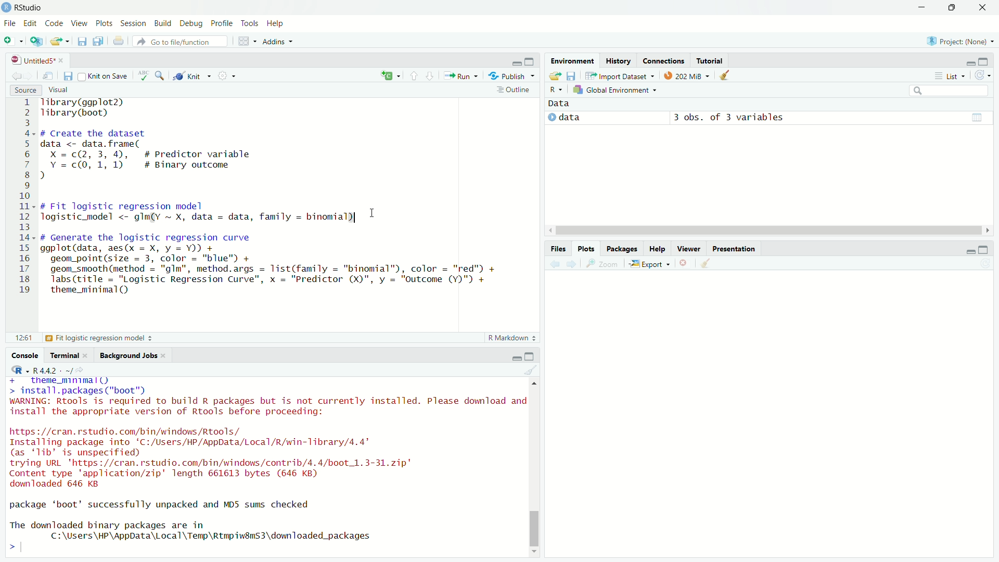 The image size is (999, 562). What do you see at coordinates (735, 248) in the screenshot?
I see `Presentation` at bounding box center [735, 248].